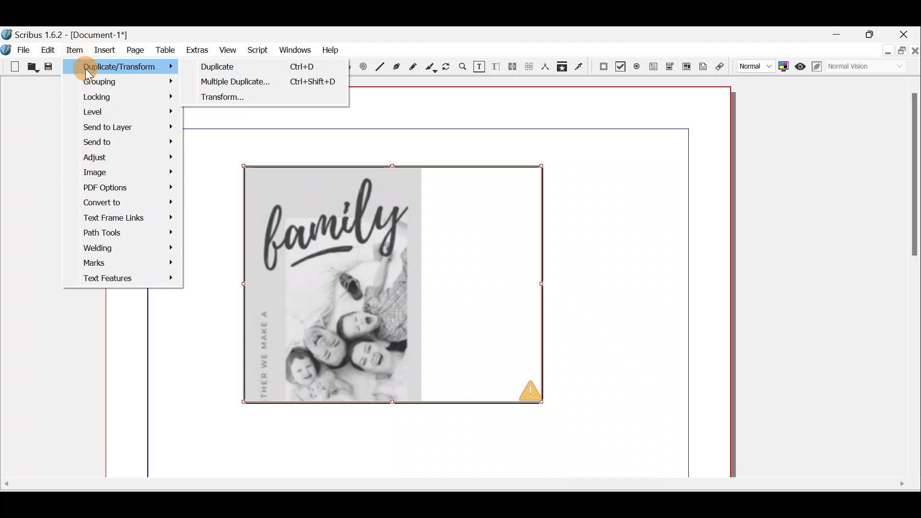  Describe the element at coordinates (914, 56) in the screenshot. I see `Close` at that location.